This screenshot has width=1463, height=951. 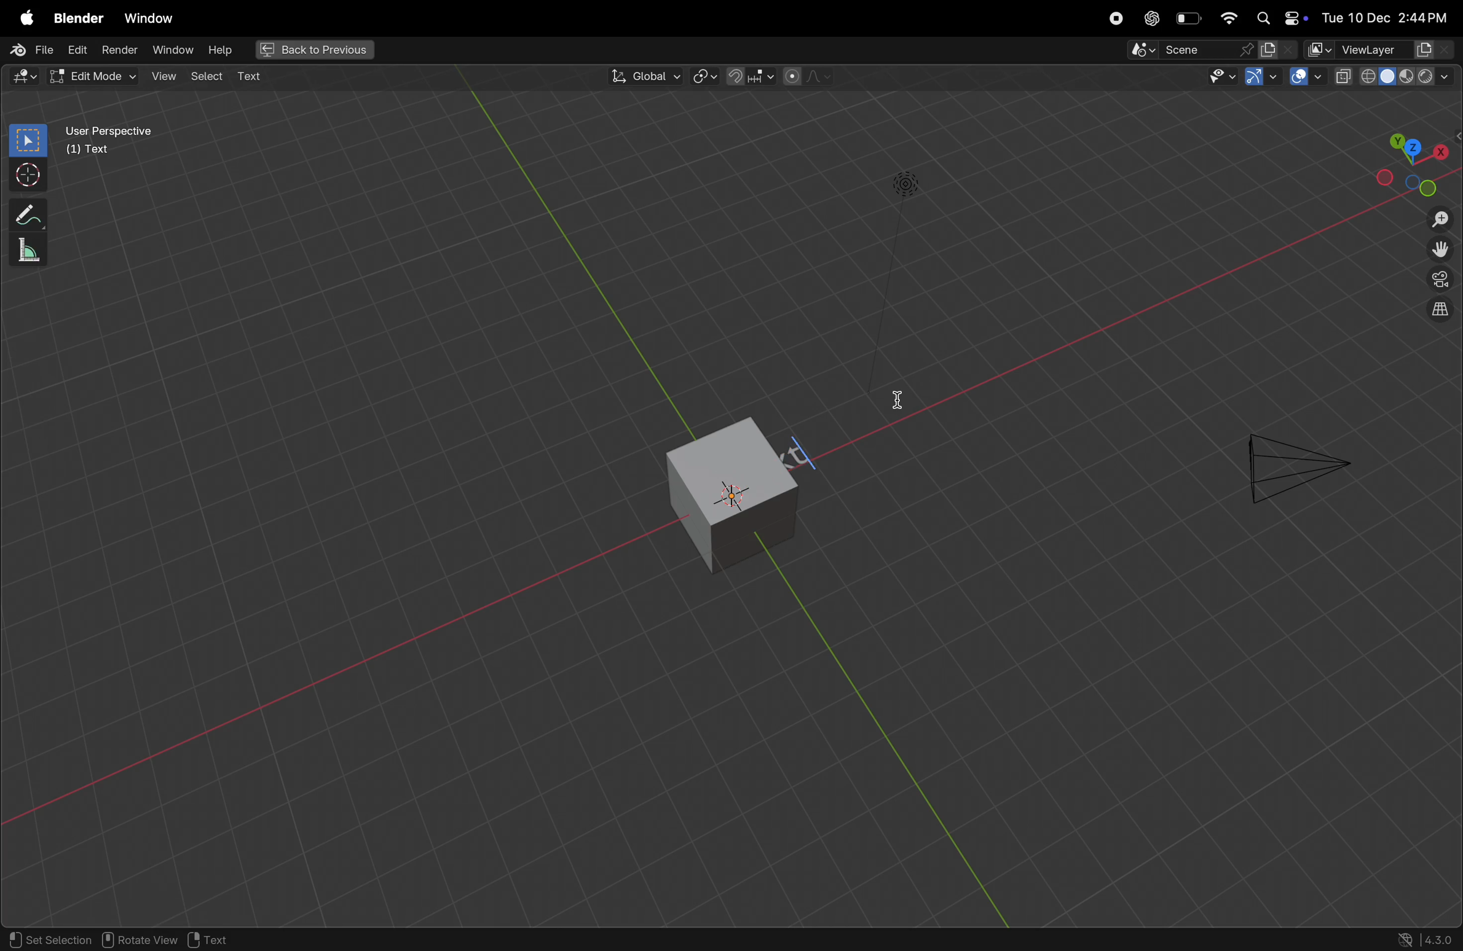 I want to click on record, so click(x=1114, y=18).